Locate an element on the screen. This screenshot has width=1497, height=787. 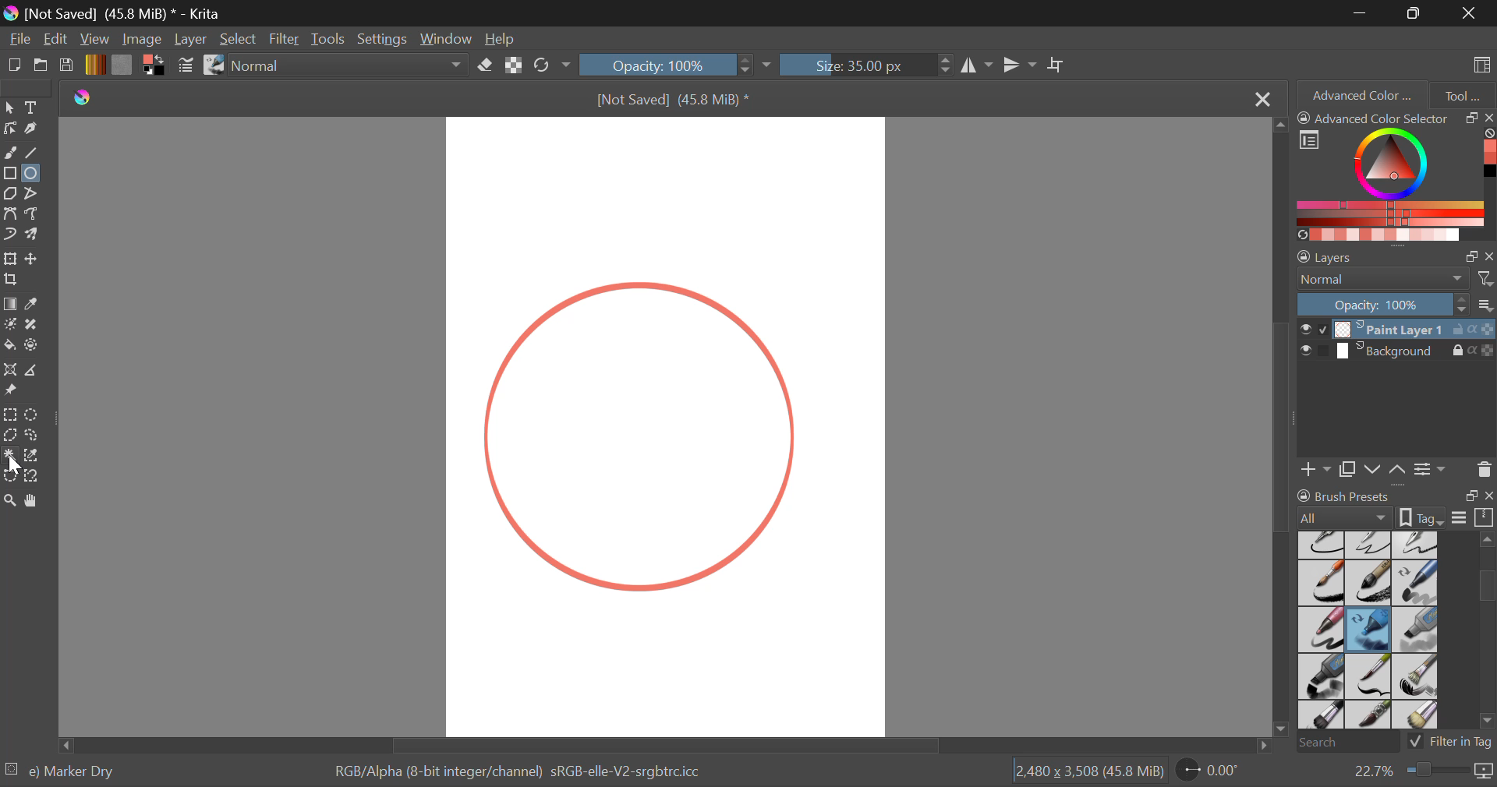
Freehand Selection Tool is located at coordinates (34, 435).